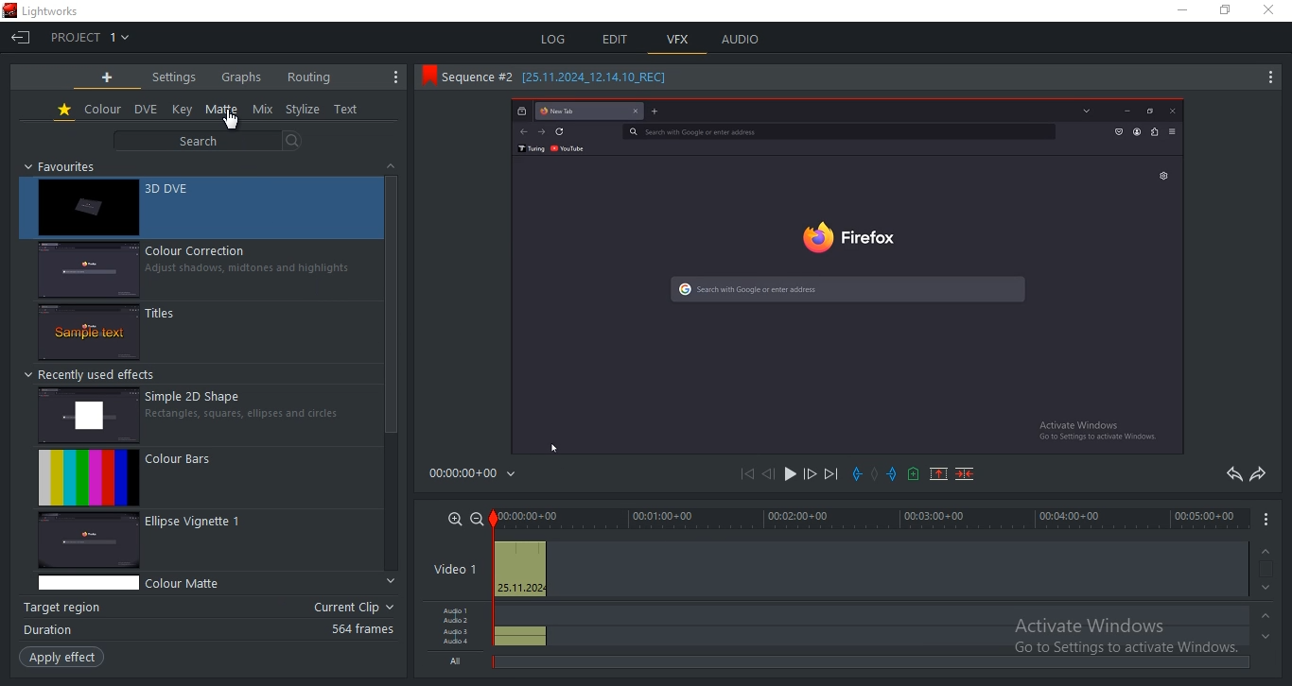  I want to click on previous, so click(751, 475).